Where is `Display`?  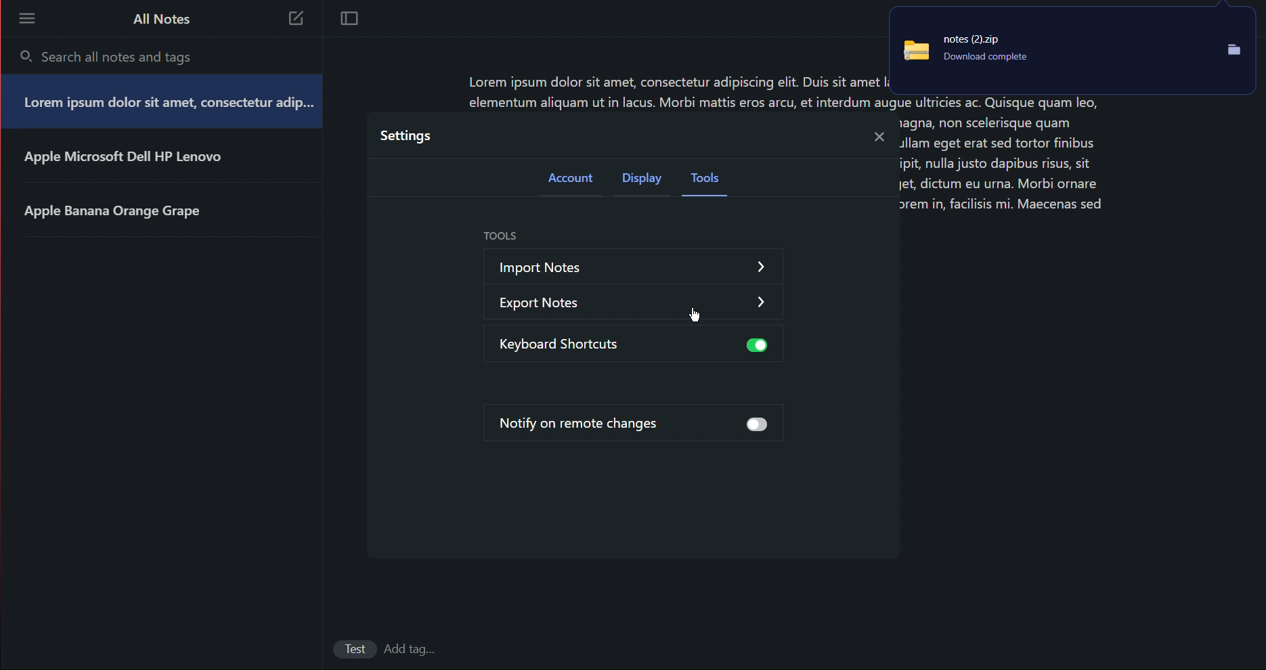
Display is located at coordinates (643, 180).